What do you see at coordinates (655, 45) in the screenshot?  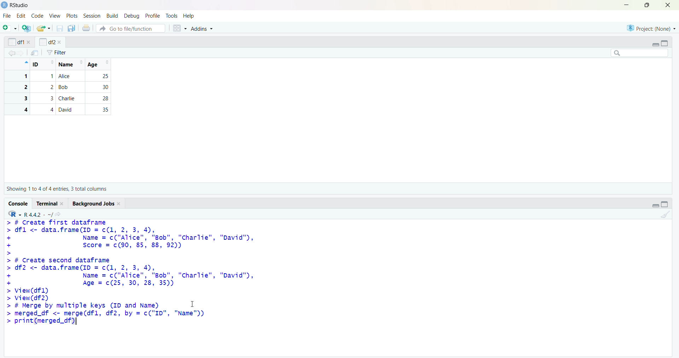 I see `Collapse/expand ` at bounding box center [655, 45].